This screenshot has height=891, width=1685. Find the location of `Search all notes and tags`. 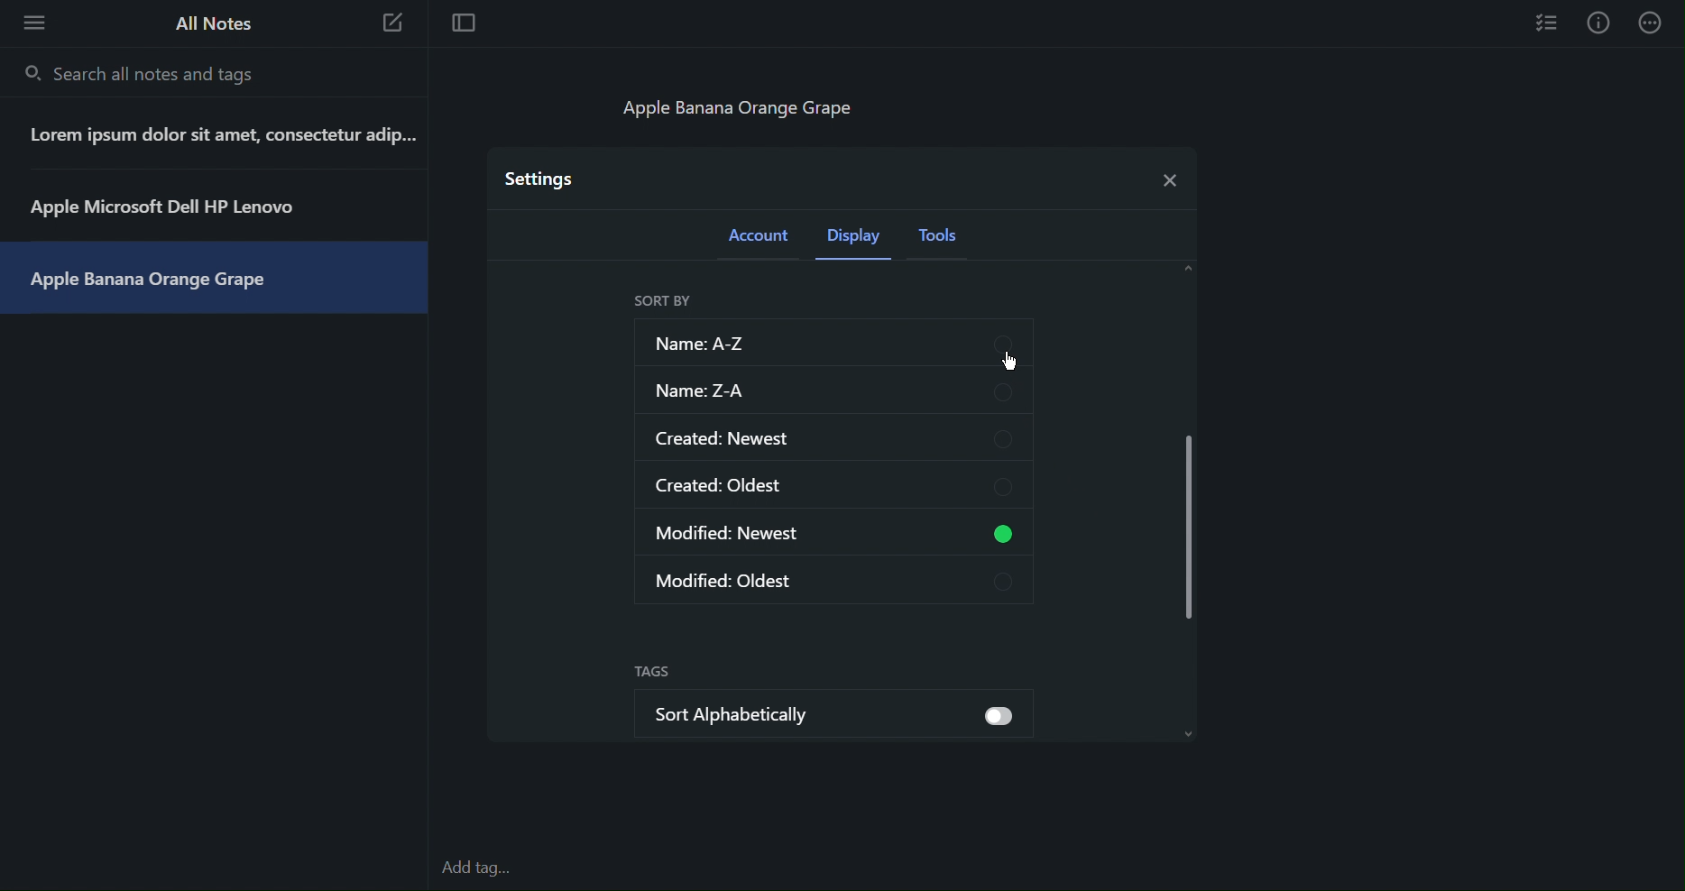

Search all notes and tags is located at coordinates (144, 73).